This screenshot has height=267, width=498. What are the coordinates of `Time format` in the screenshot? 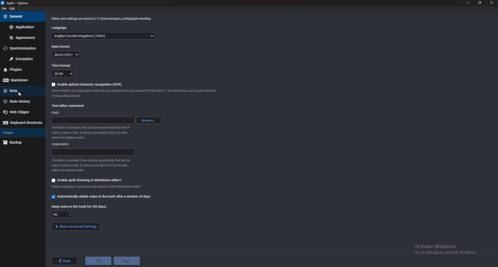 It's located at (62, 74).